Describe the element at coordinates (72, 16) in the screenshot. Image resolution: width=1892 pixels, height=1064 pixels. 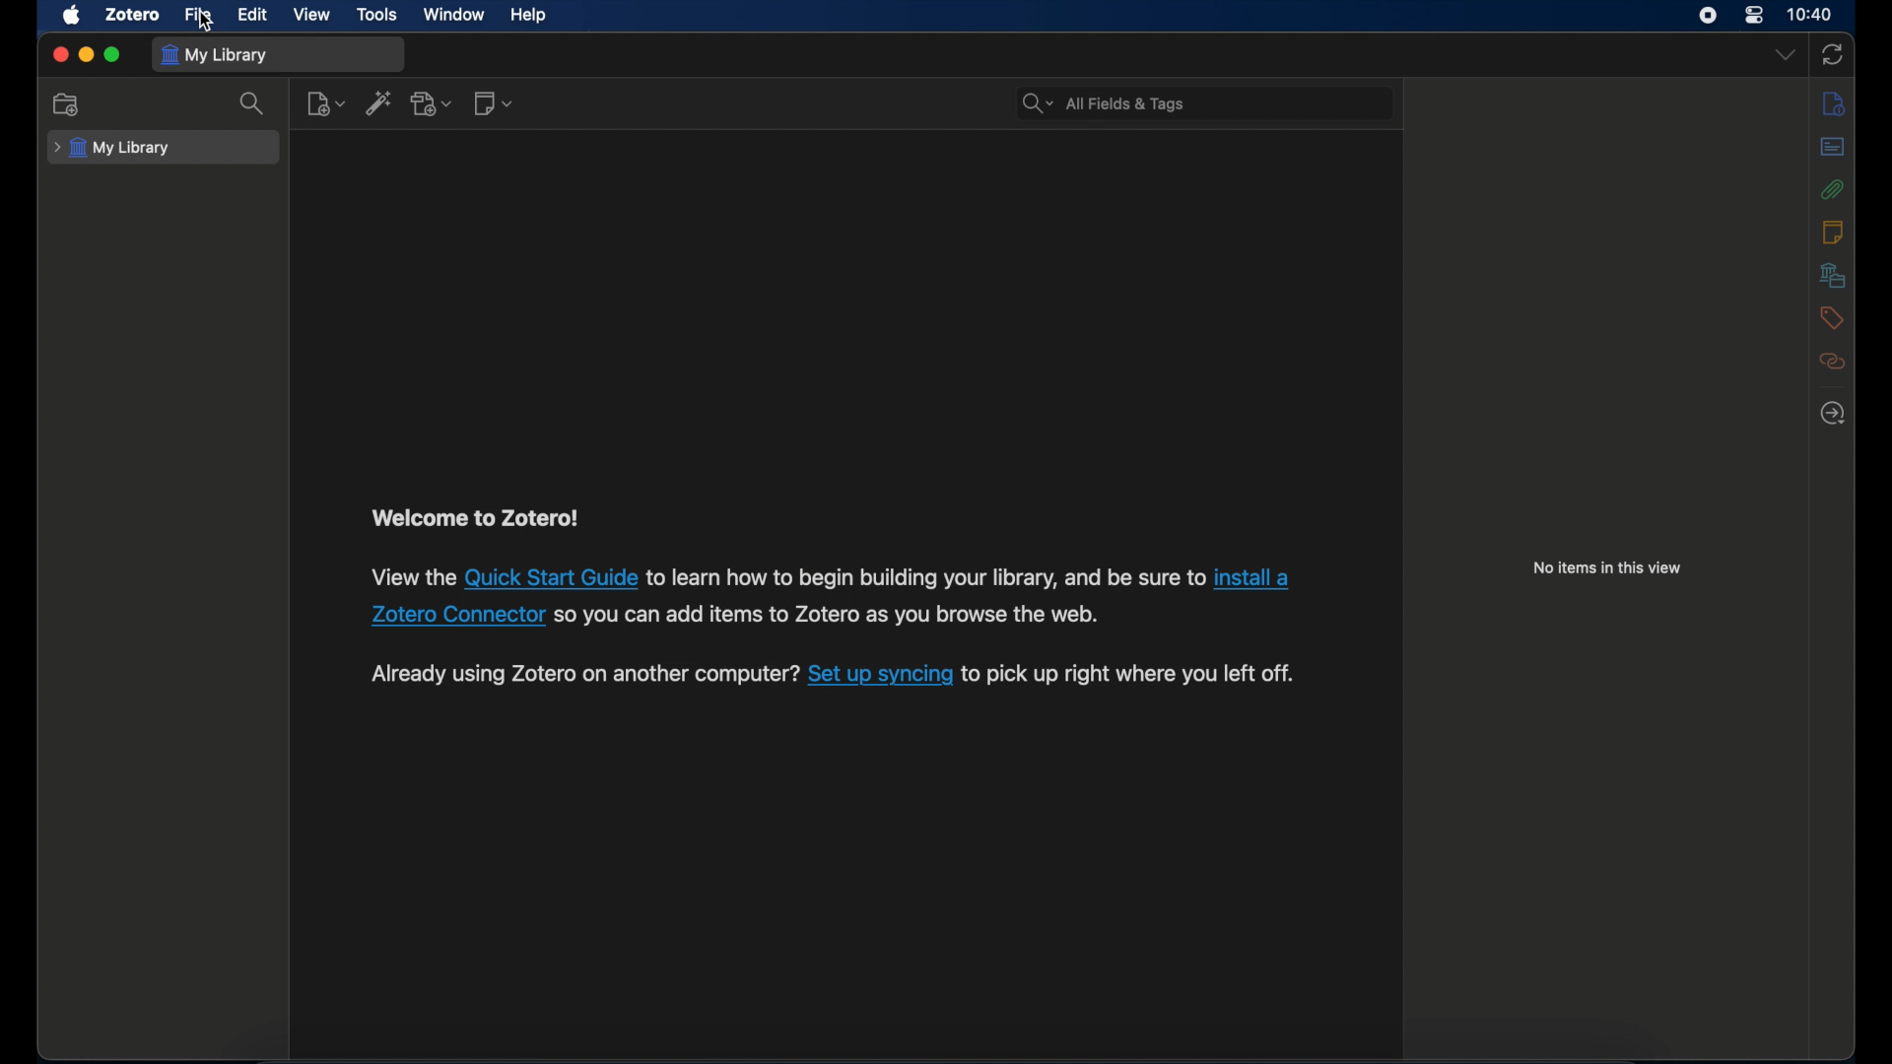
I see `apple` at that location.